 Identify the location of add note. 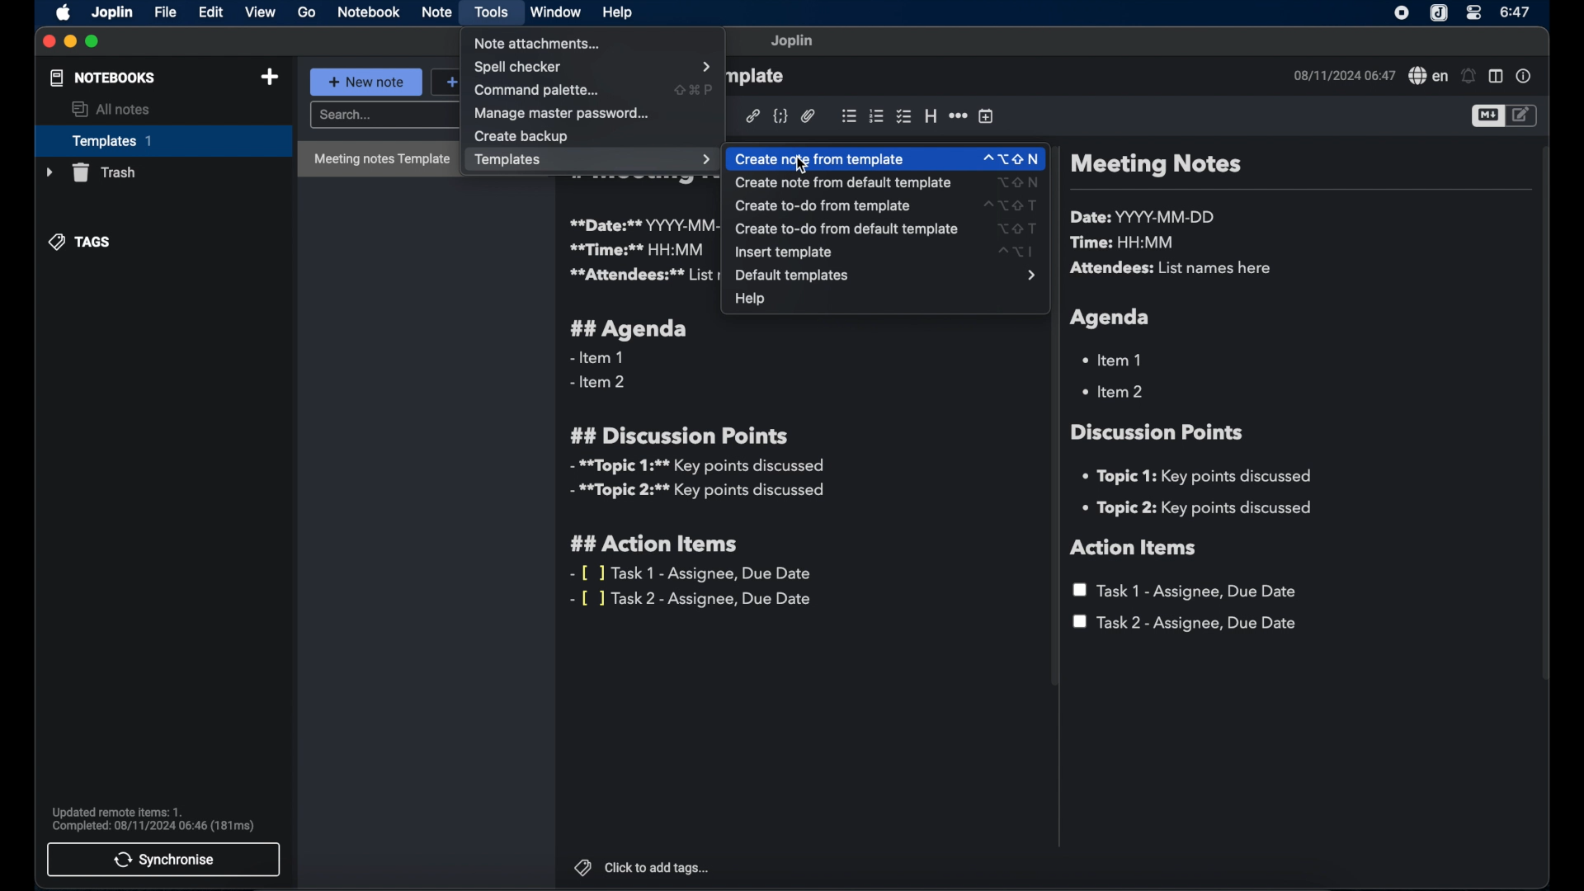
(270, 77).